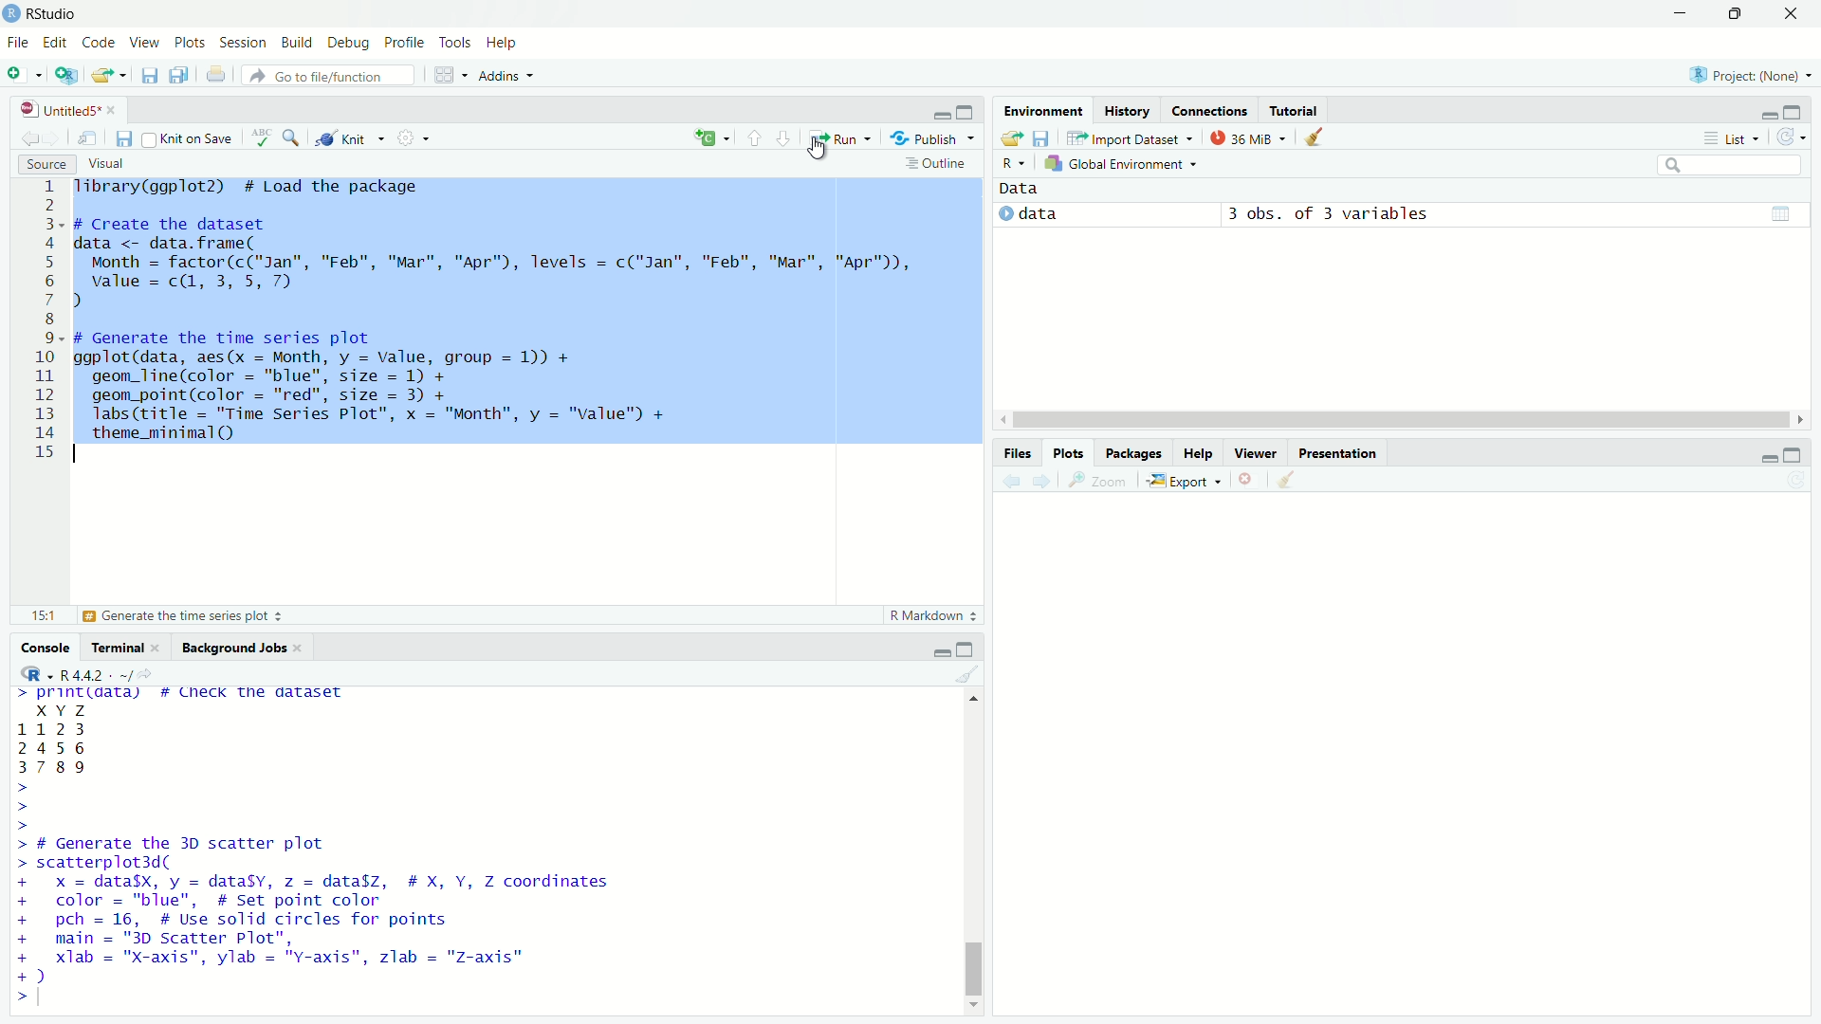 The width and height of the screenshot is (1821, 1024). Describe the element at coordinates (144, 41) in the screenshot. I see `view` at that location.